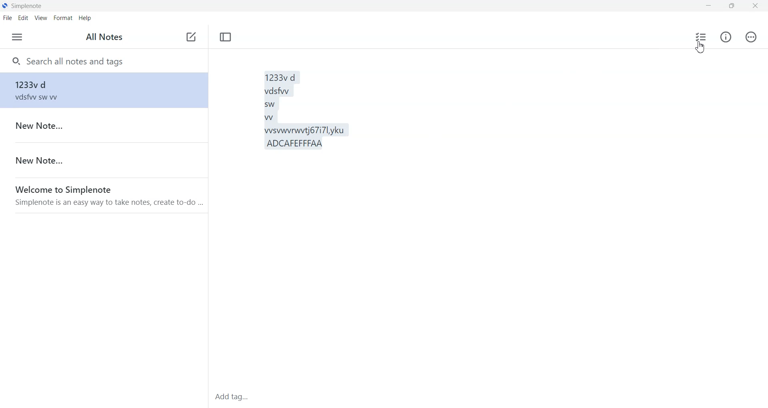  Describe the element at coordinates (17, 37) in the screenshot. I see `Menu` at that location.